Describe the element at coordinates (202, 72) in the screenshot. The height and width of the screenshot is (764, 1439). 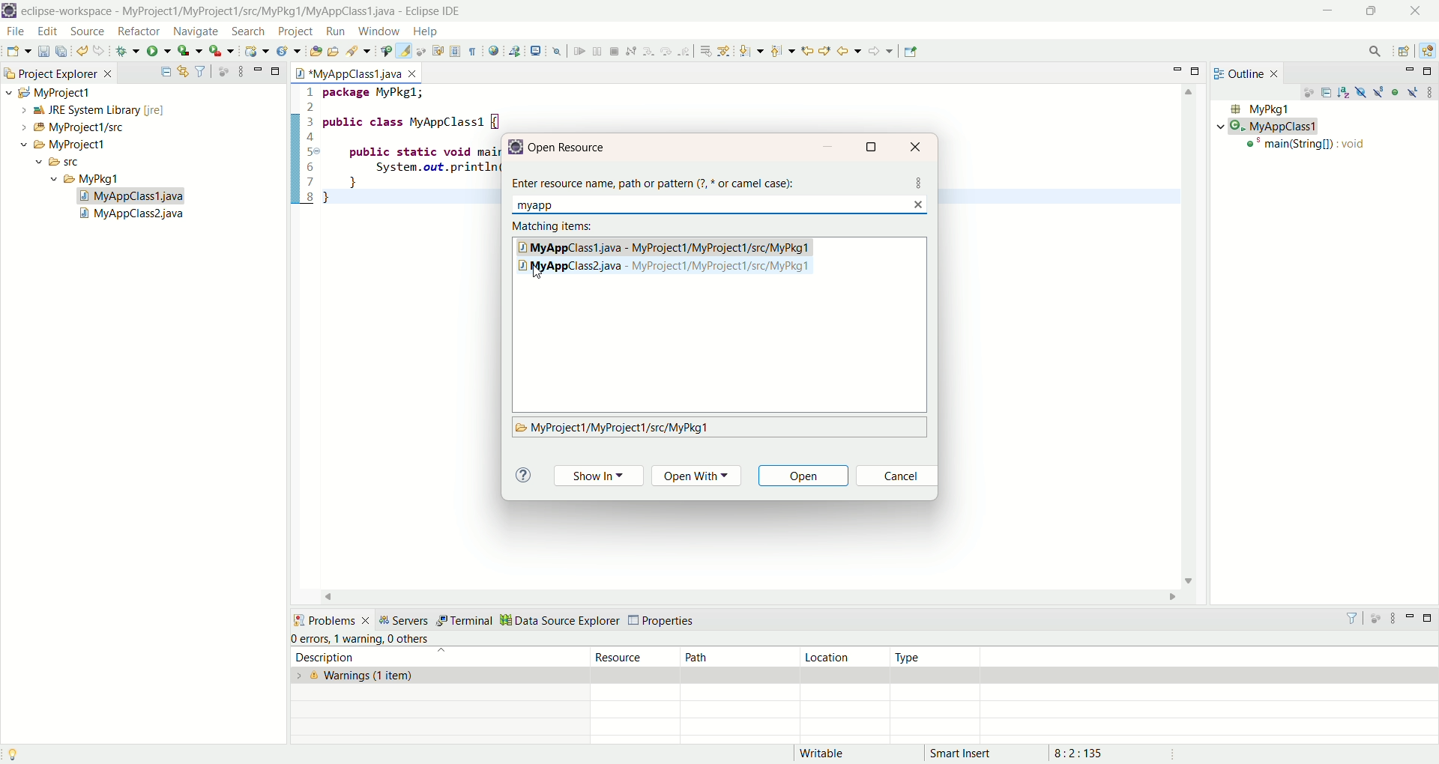
I see `filter` at that location.